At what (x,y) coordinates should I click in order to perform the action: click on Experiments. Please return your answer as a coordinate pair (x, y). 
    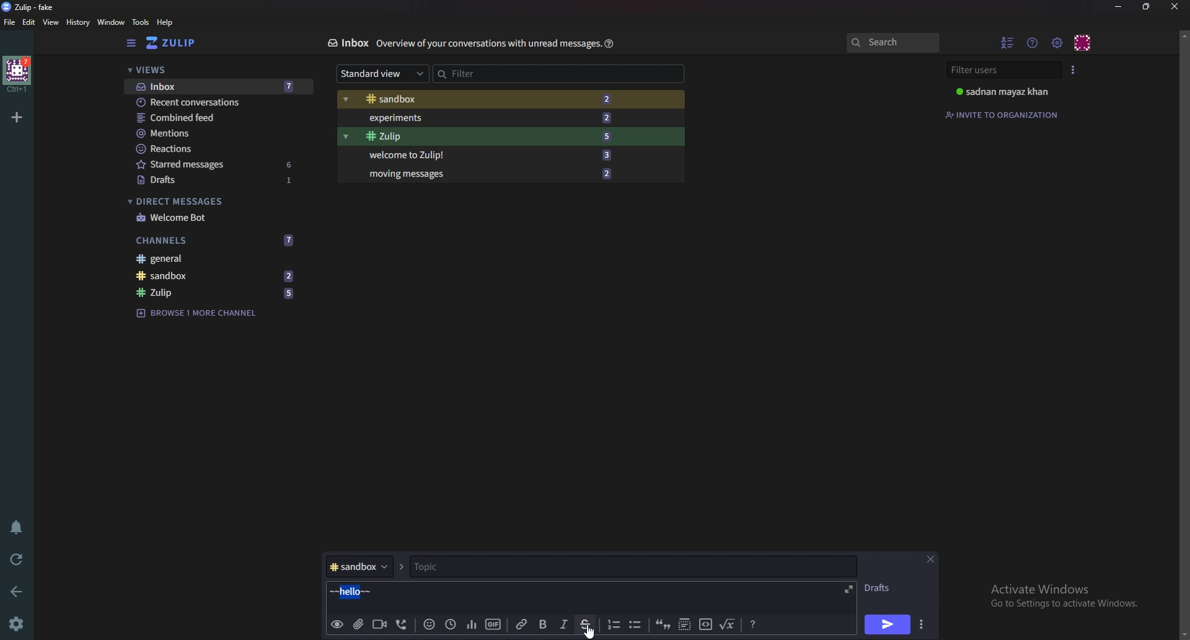
    Looking at the image, I should click on (486, 118).